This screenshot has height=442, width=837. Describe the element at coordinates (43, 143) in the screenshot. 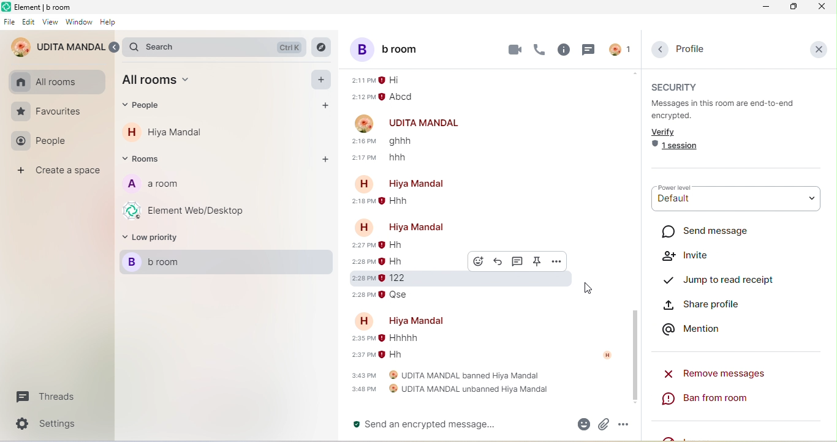

I see `people` at that location.